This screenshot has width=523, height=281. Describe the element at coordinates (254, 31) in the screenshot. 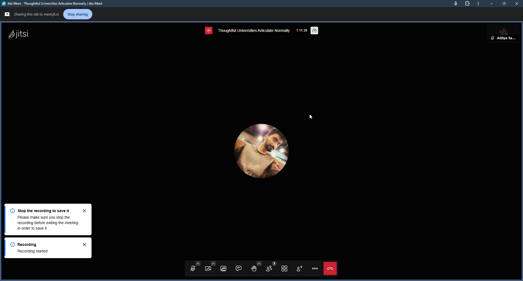

I see `thoughtful universities articulate normally` at that location.